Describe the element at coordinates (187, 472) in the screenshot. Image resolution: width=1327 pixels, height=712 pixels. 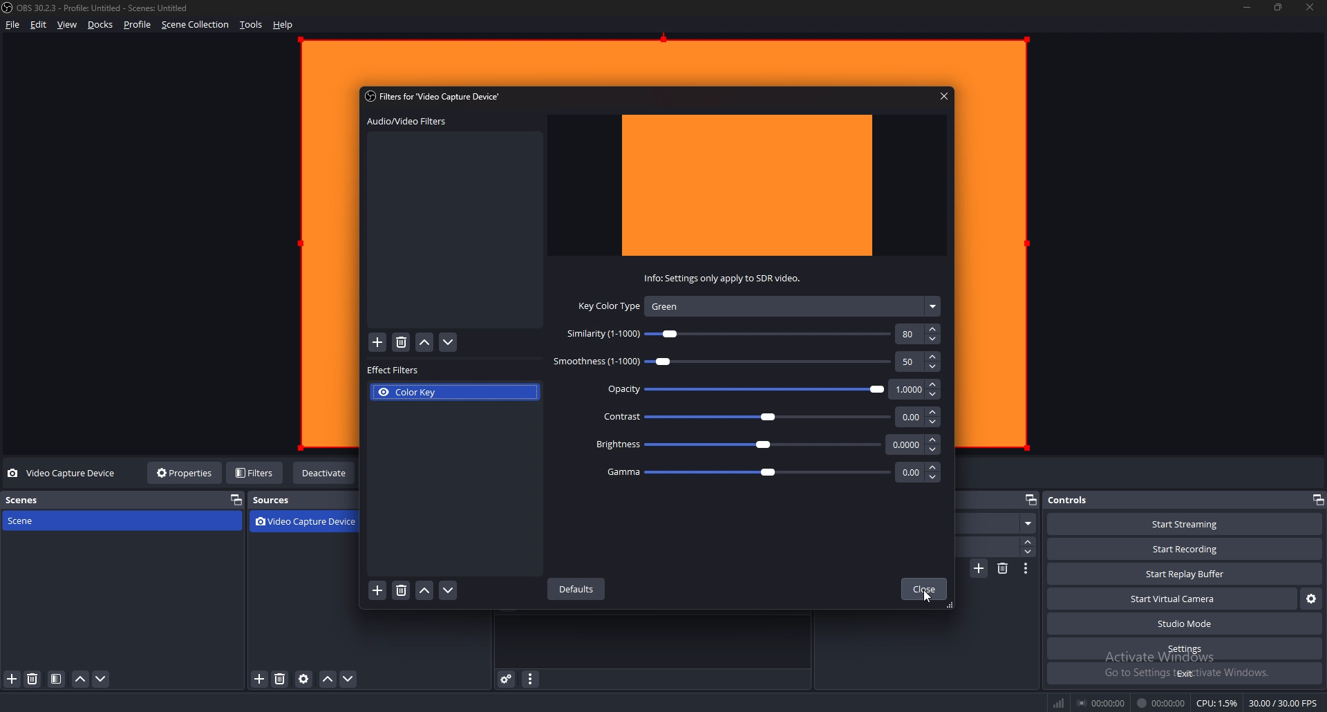
I see `properties` at that location.